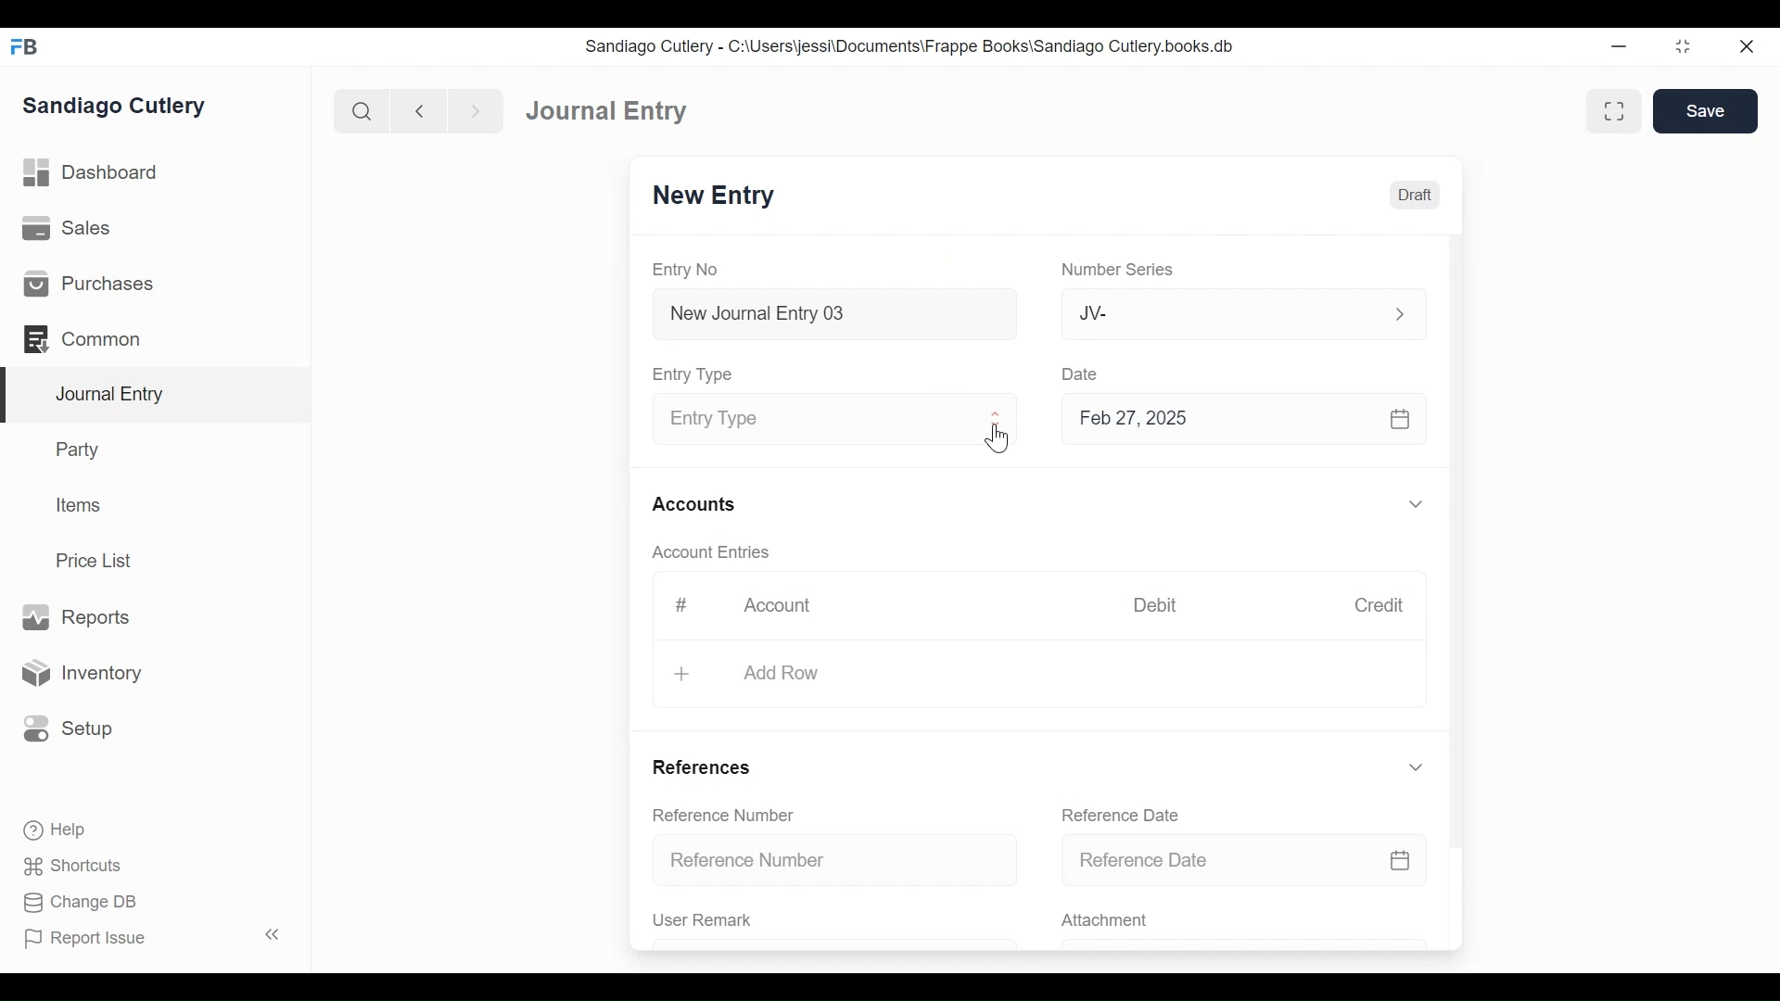  Describe the element at coordinates (97, 560) in the screenshot. I see `Price List` at that location.